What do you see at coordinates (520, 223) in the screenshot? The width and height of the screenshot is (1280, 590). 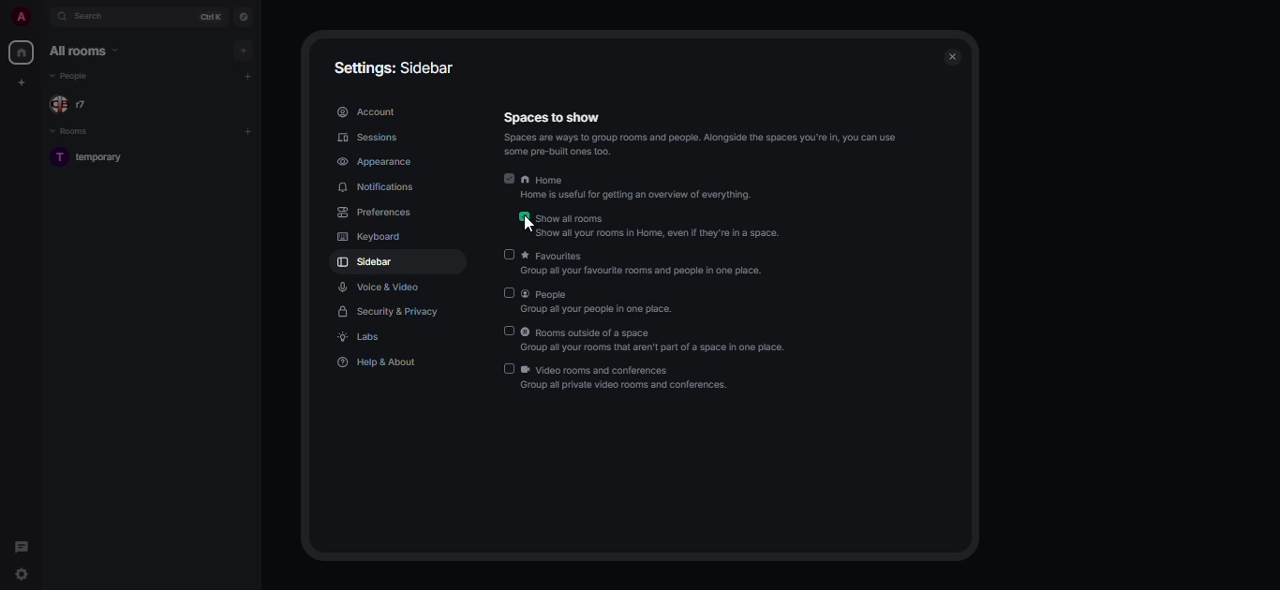 I see `cursor` at bounding box center [520, 223].